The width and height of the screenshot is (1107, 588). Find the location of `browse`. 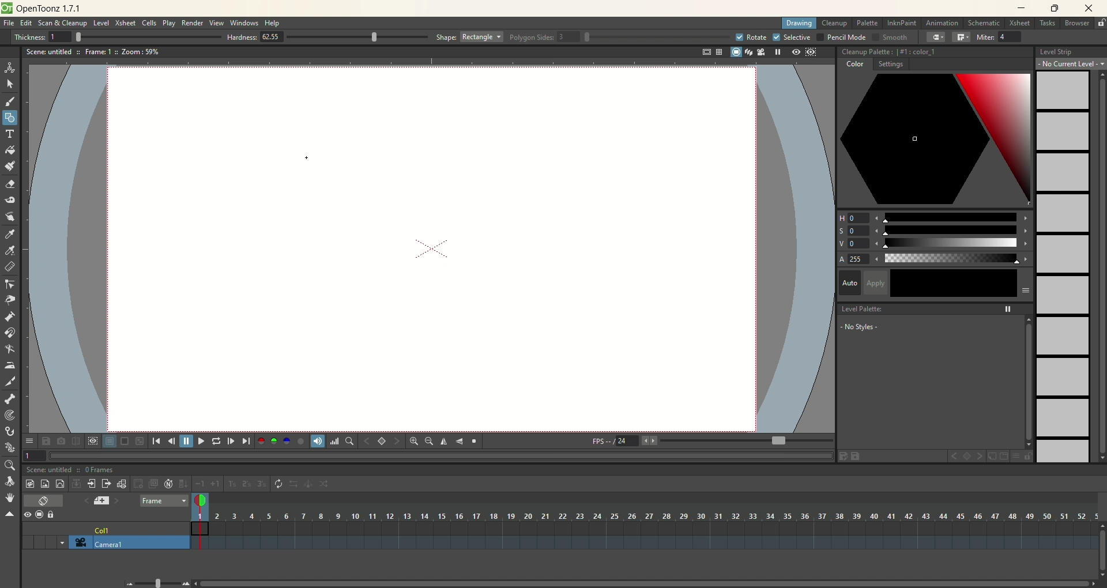

browse is located at coordinates (1078, 24).